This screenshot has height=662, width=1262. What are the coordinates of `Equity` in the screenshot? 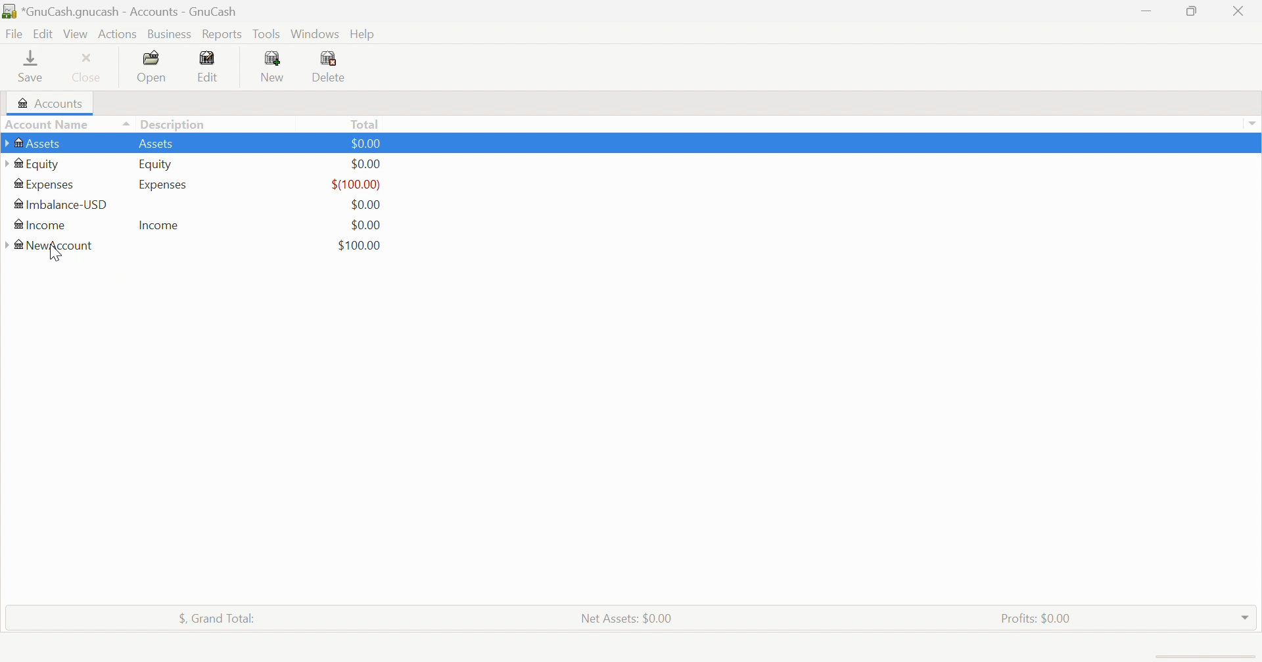 It's located at (155, 165).